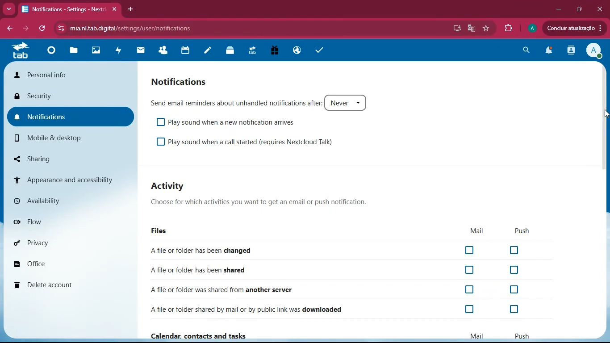 The height and width of the screenshot is (343, 610). What do you see at coordinates (320, 50) in the screenshot?
I see `task` at bounding box center [320, 50].